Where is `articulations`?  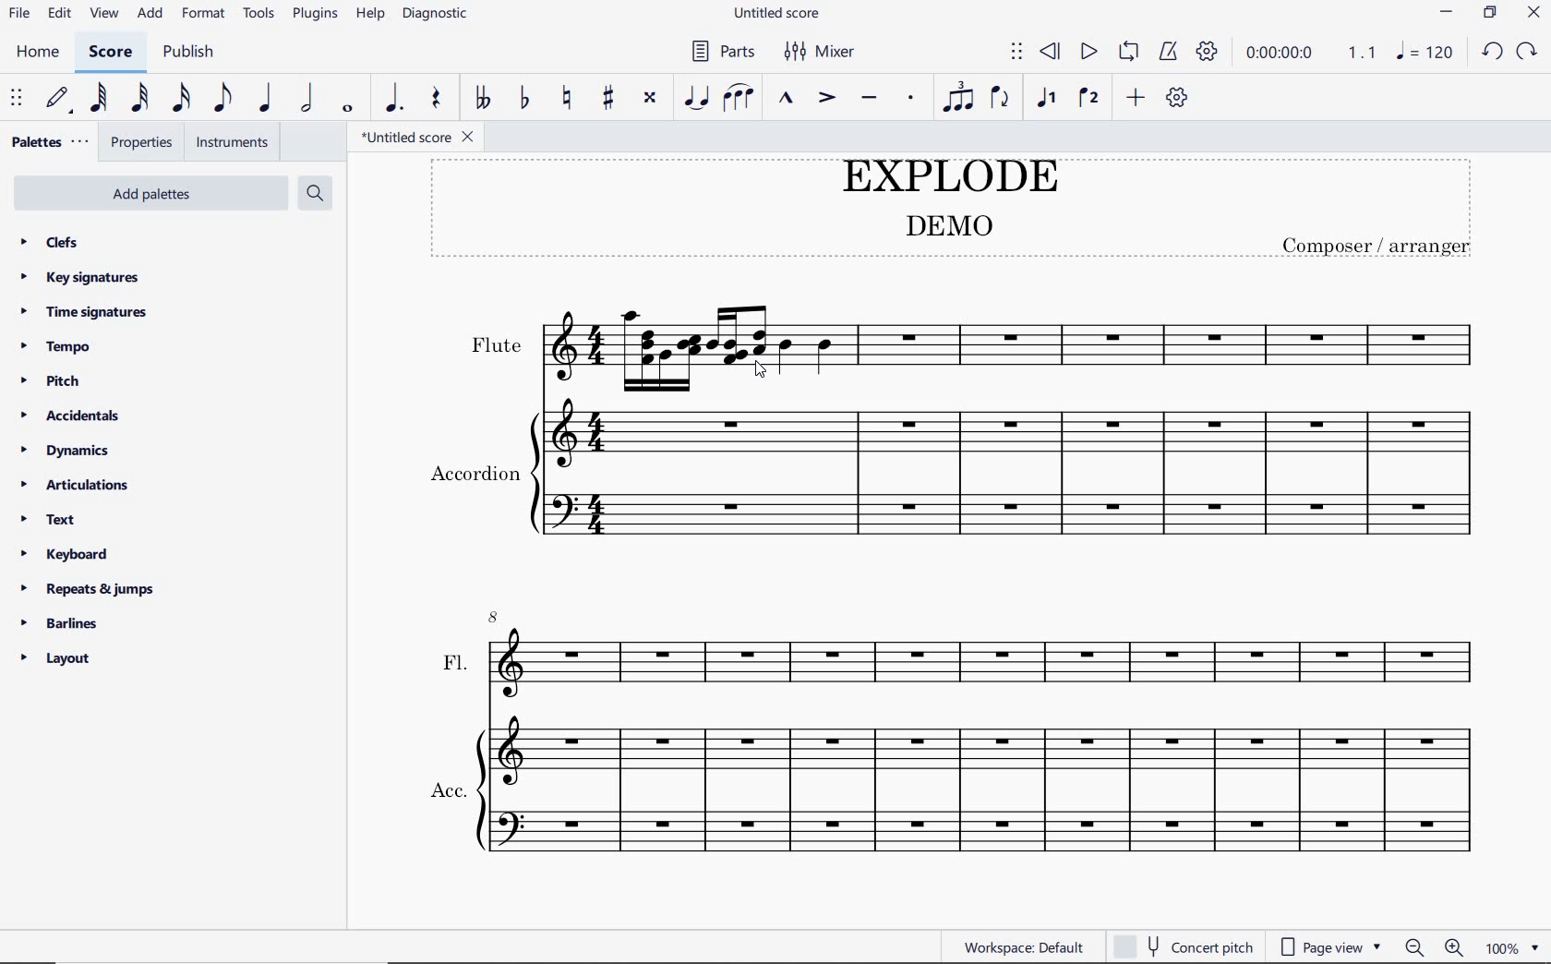
articulations is located at coordinates (76, 485).